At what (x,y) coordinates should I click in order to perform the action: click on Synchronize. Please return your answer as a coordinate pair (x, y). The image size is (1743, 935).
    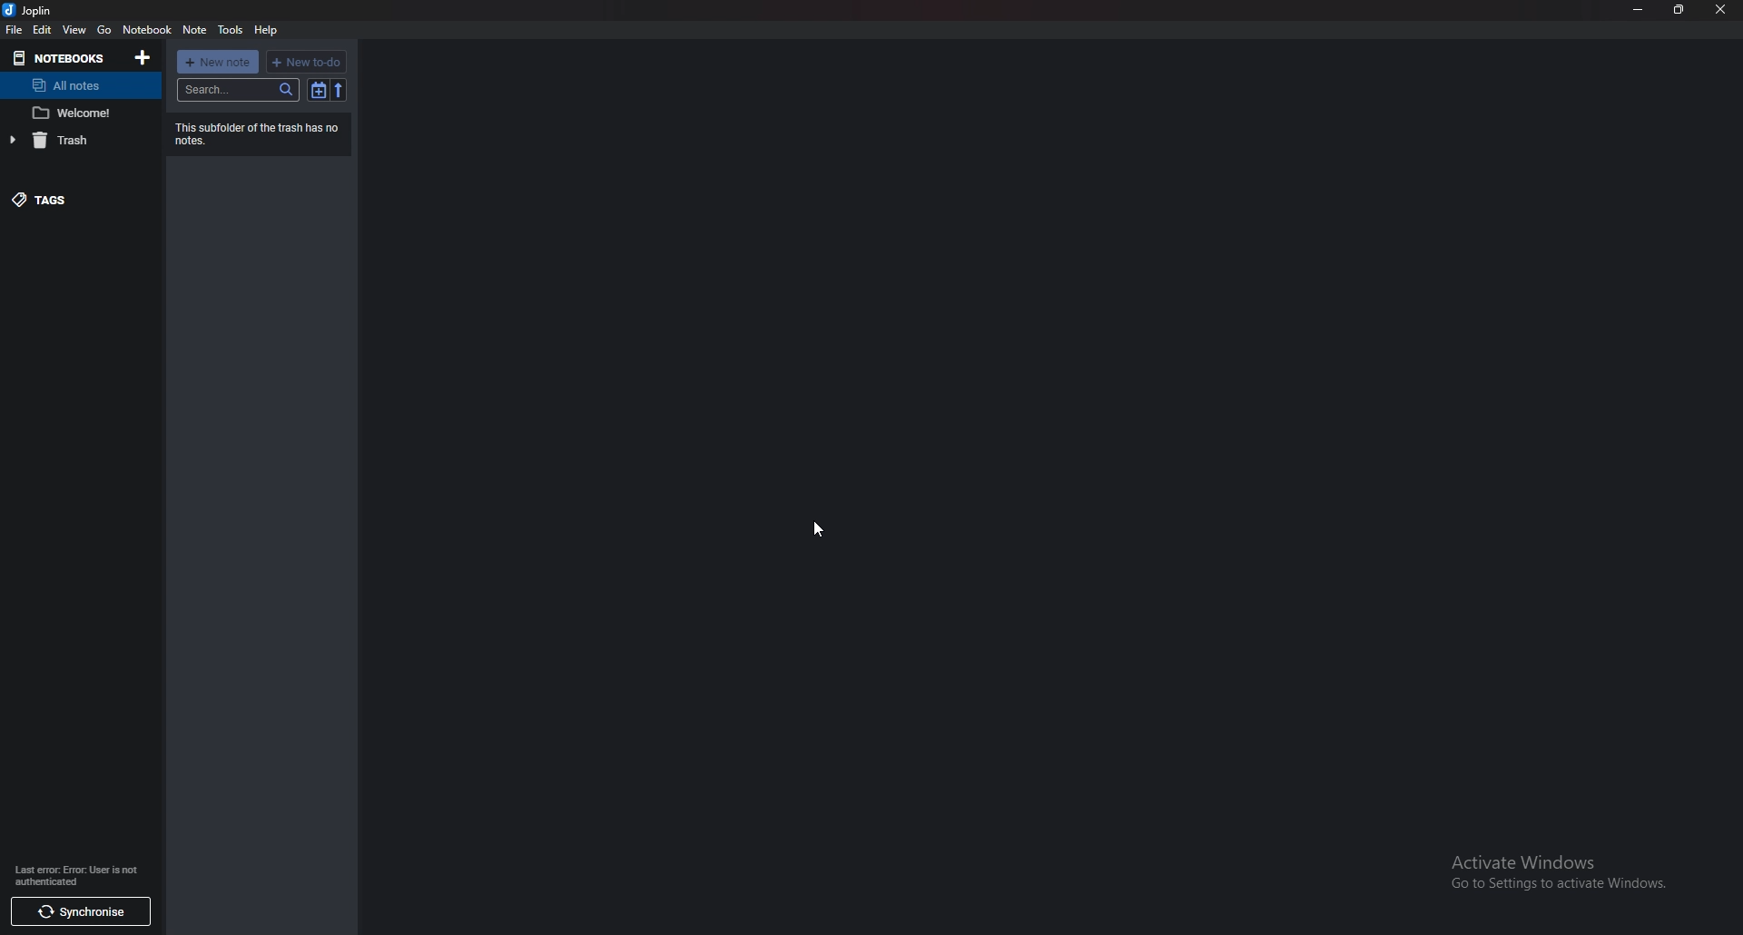
    Looking at the image, I should click on (83, 912).